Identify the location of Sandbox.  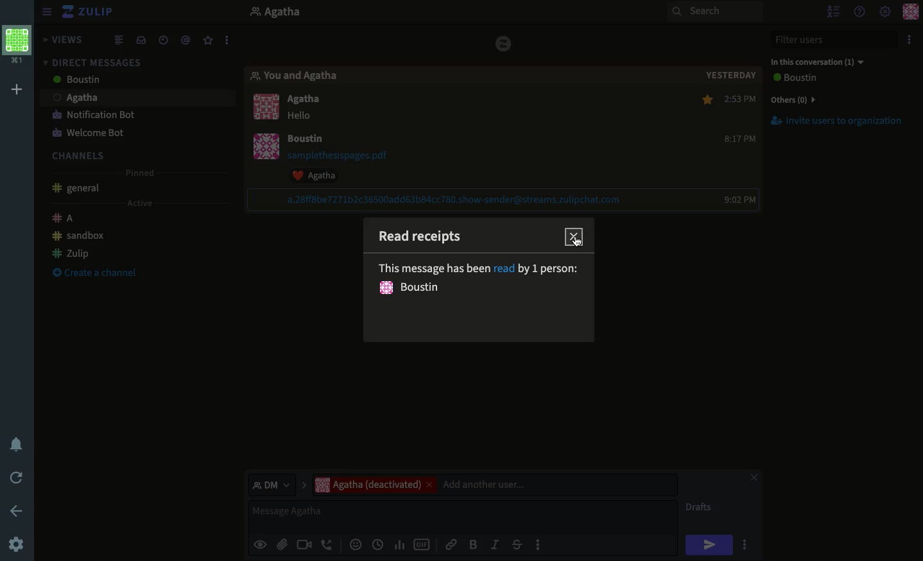
(80, 236).